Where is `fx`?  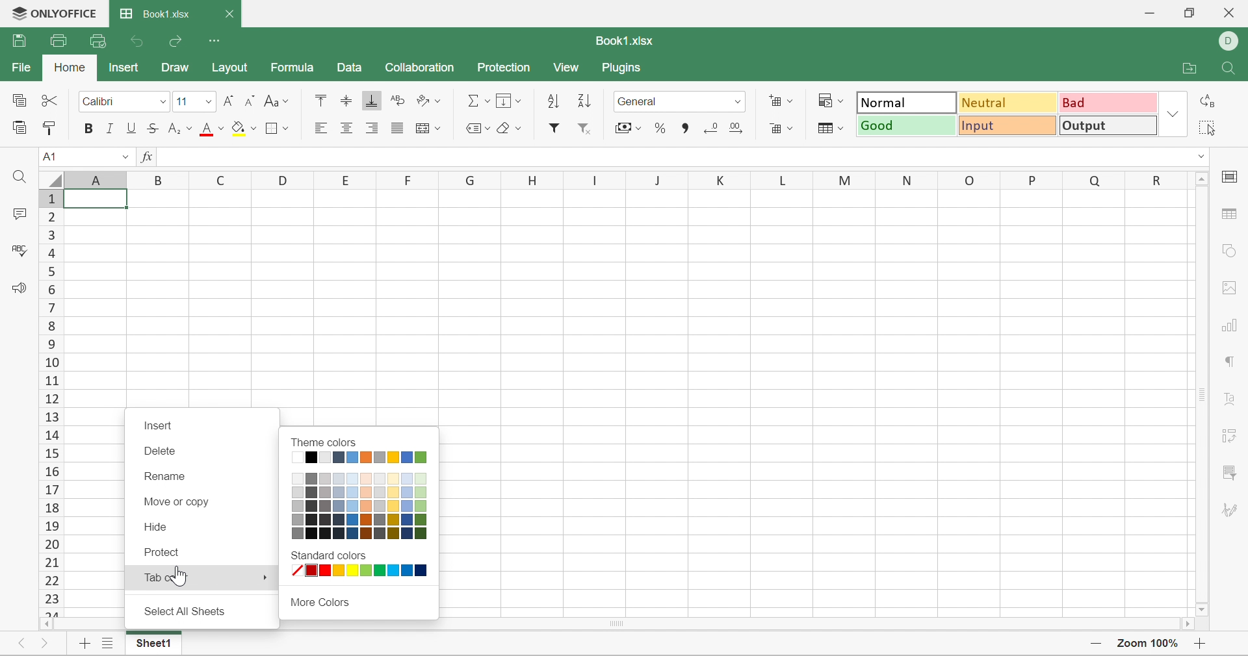 fx is located at coordinates (144, 157).